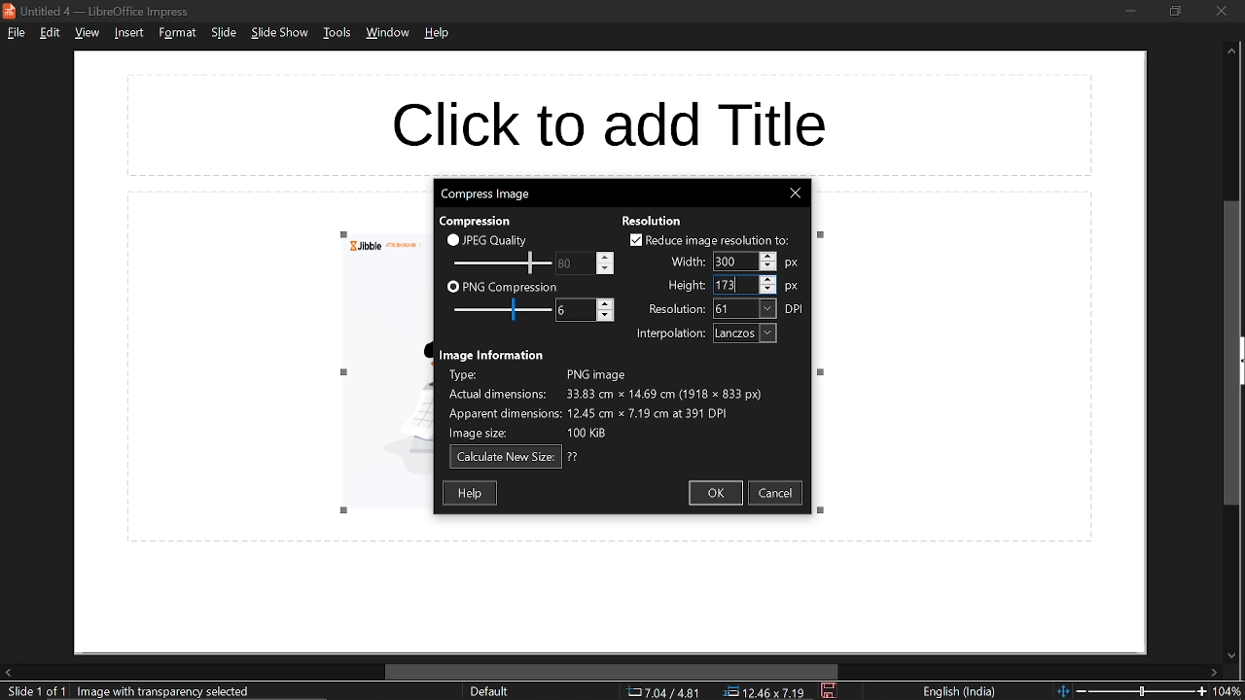  I want to click on move up, so click(1231, 54).